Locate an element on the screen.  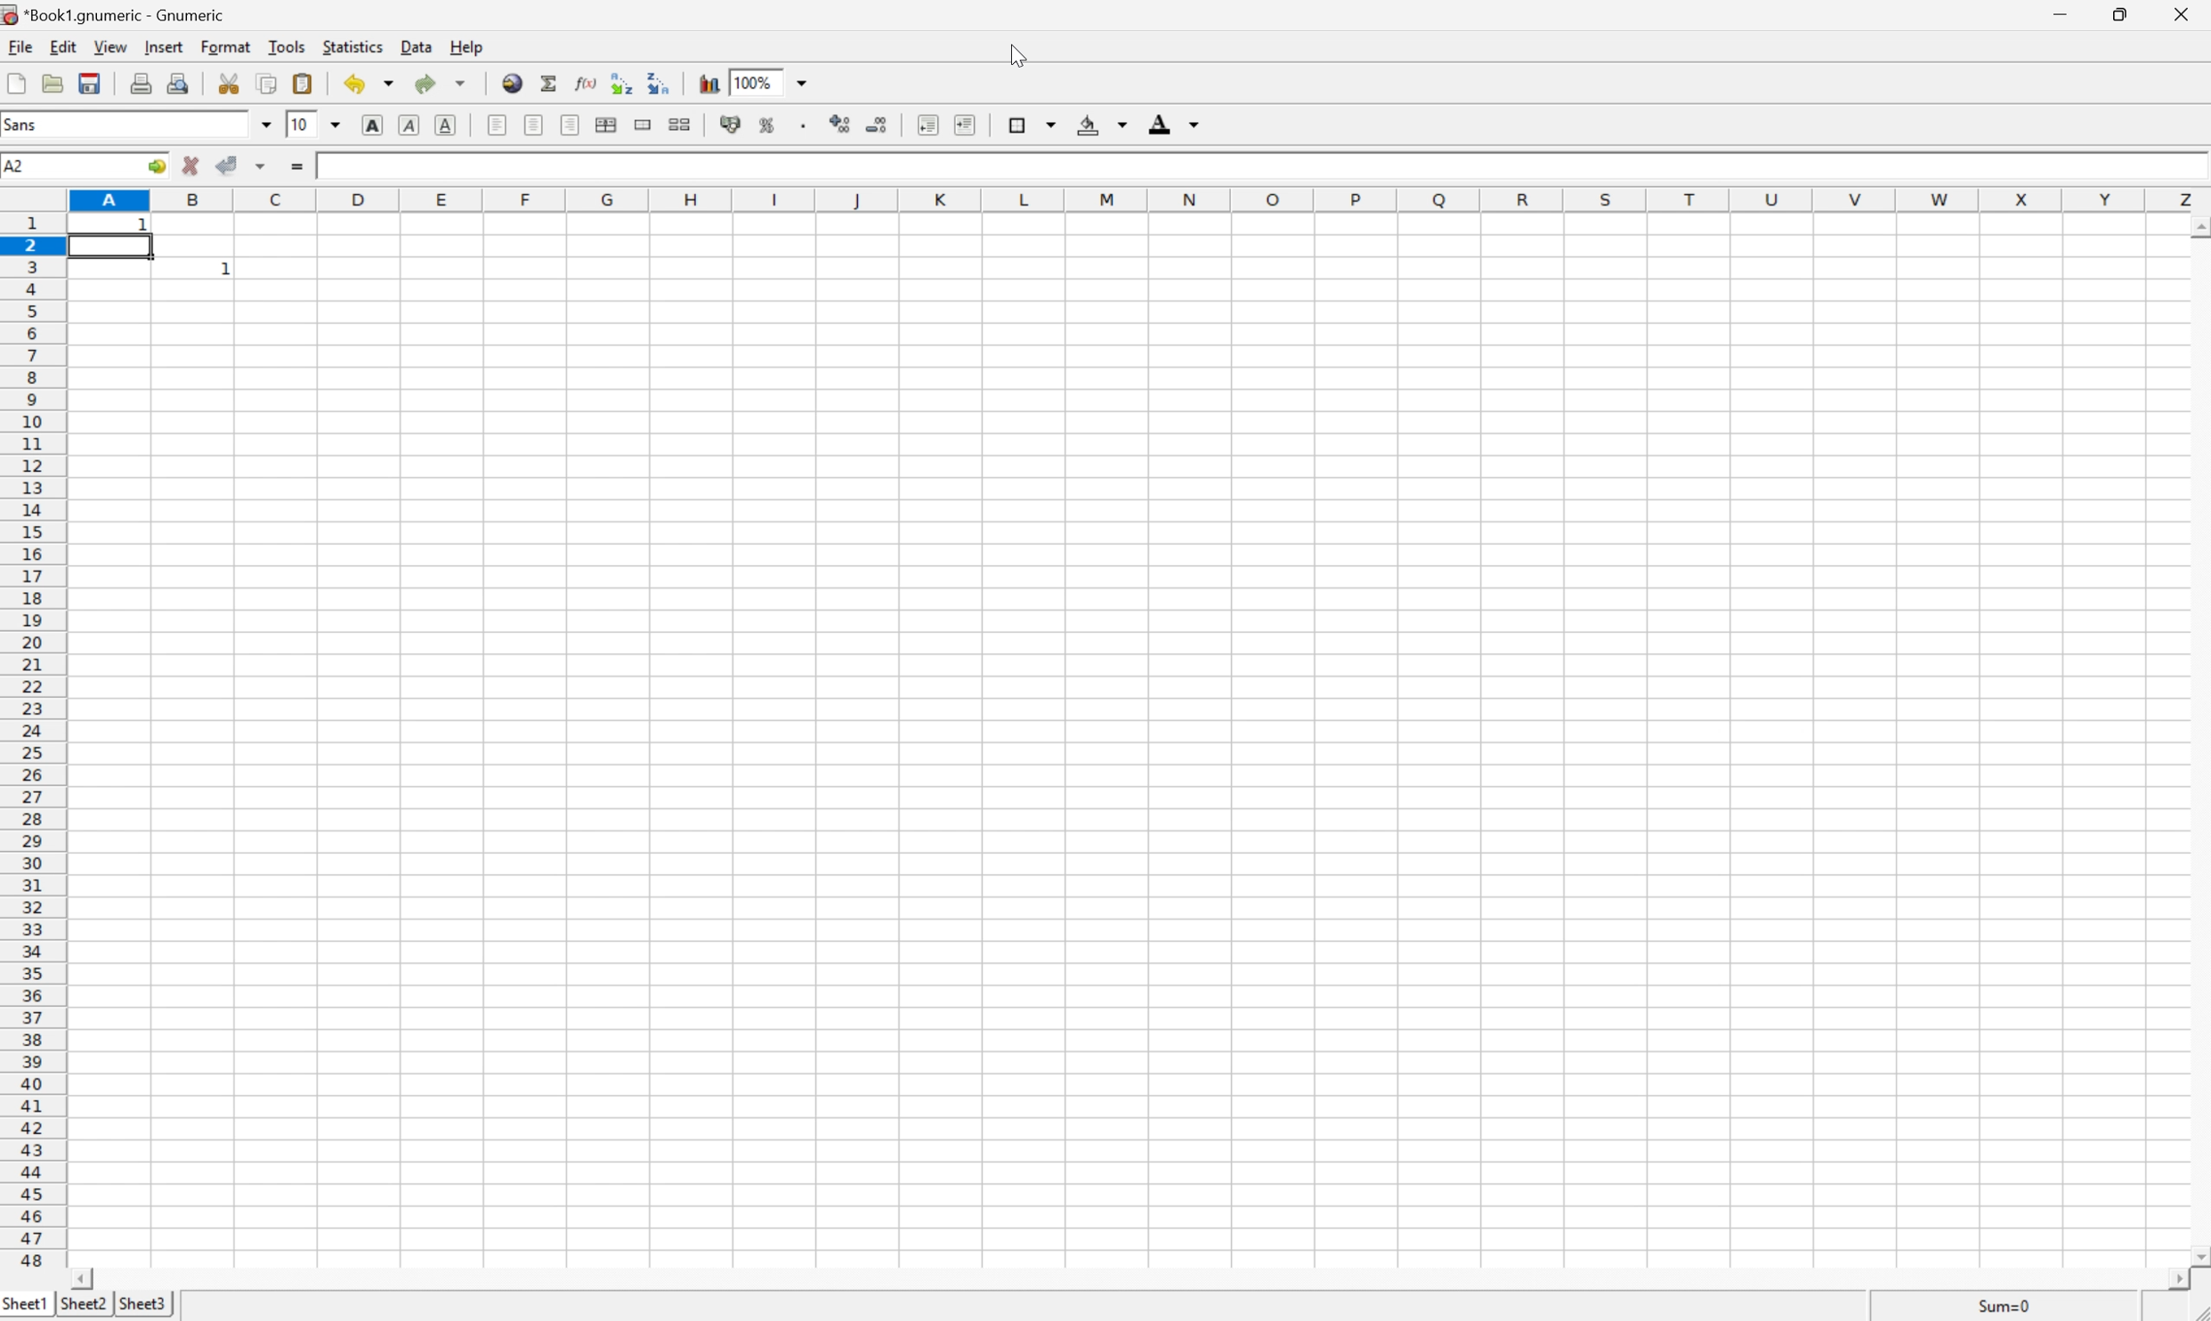
sheet2 is located at coordinates (84, 1309).